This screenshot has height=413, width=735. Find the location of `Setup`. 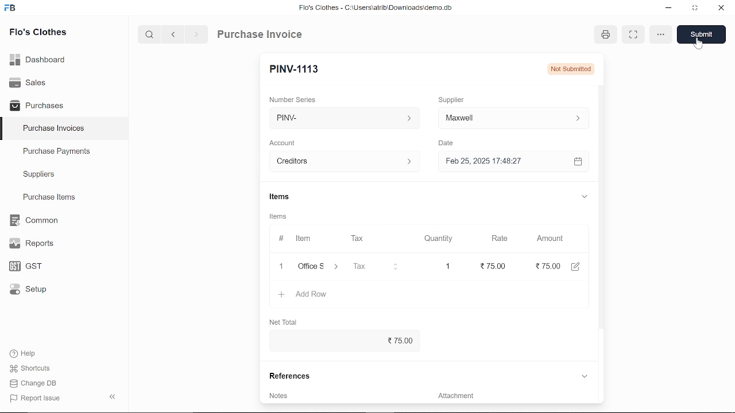

Setup is located at coordinates (25, 291).